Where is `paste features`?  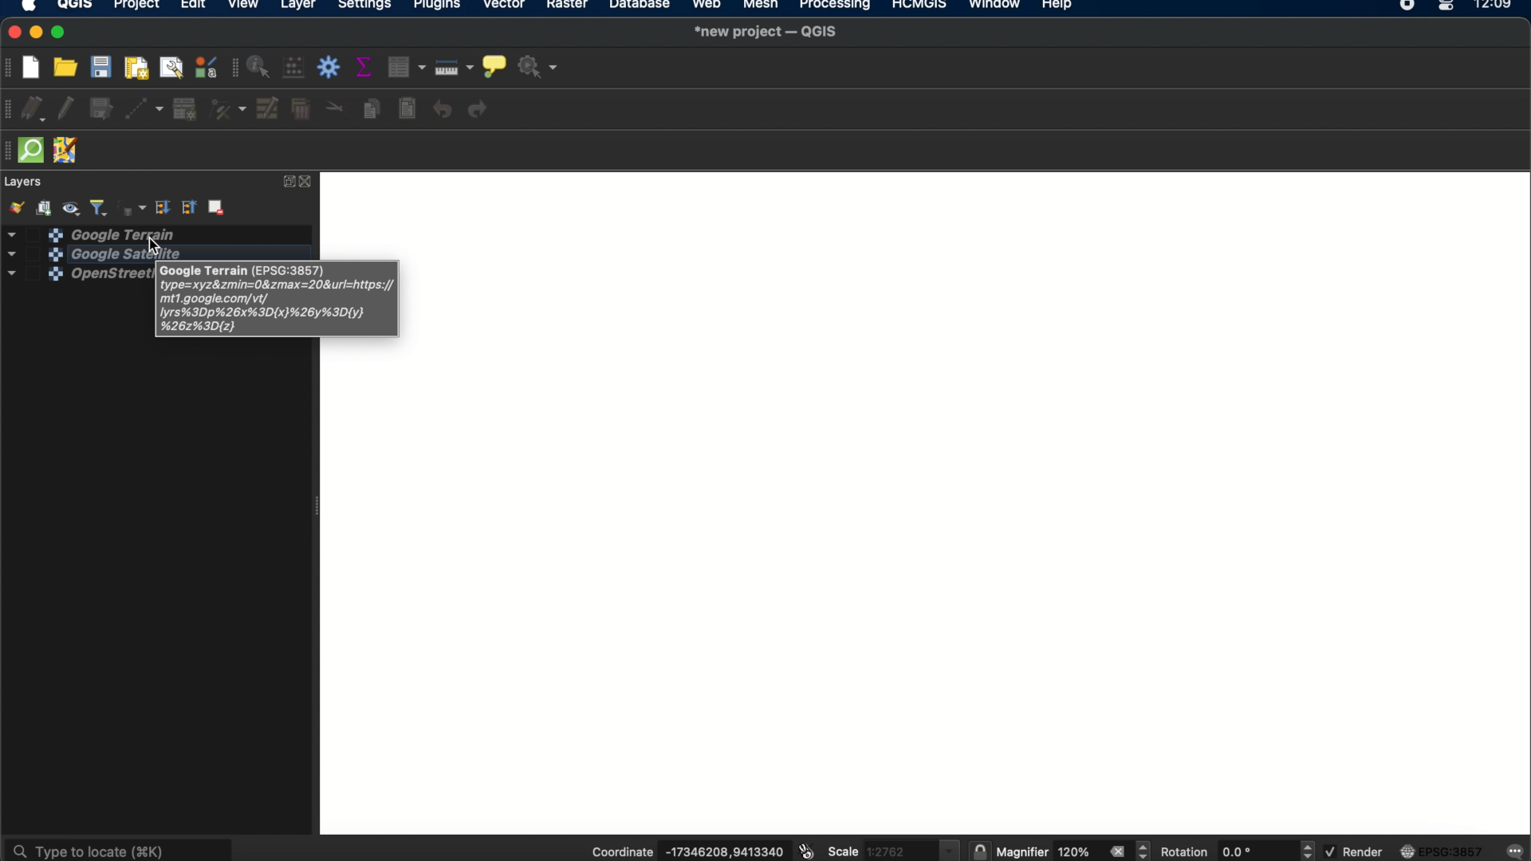
paste features is located at coordinates (409, 109).